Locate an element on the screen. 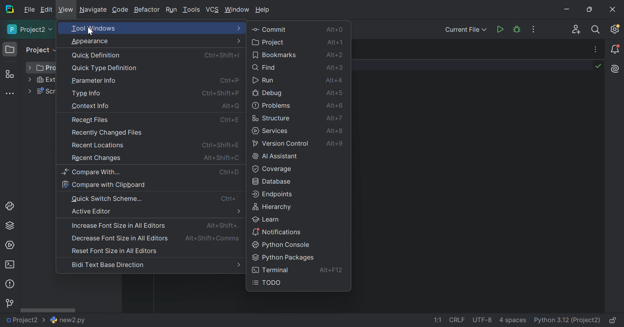 The height and width of the screenshot is (327, 624). Project is located at coordinates (41, 50).